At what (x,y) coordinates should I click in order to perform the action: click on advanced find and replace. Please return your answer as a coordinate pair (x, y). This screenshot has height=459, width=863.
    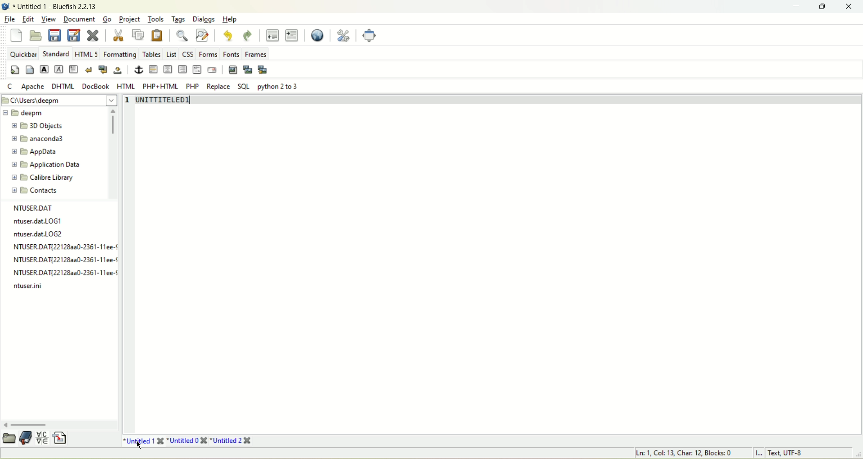
    Looking at the image, I should click on (204, 35).